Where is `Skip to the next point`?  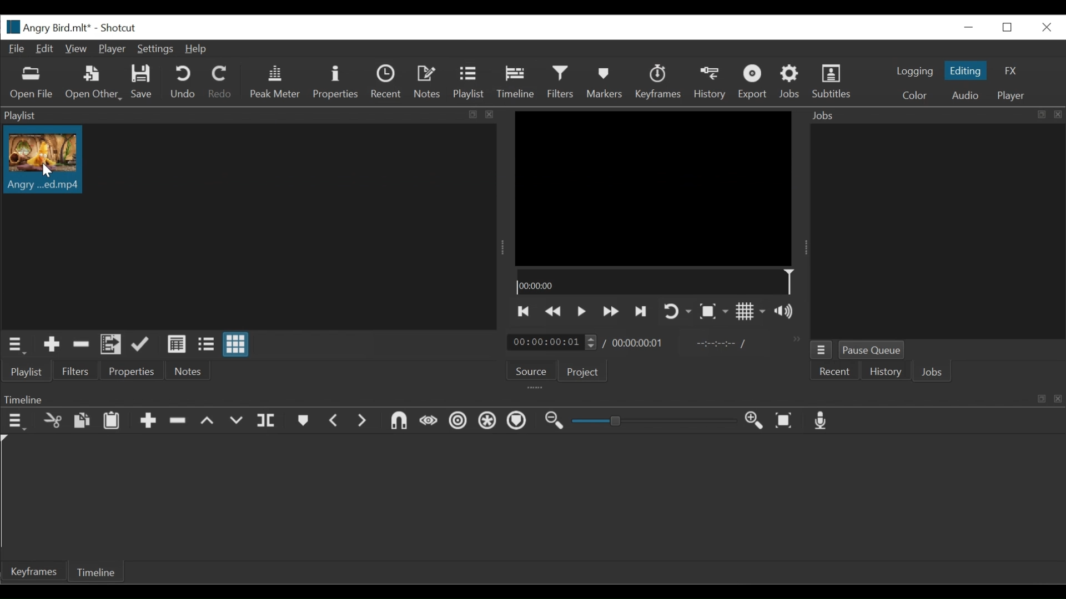 Skip to the next point is located at coordinates (641, 310).